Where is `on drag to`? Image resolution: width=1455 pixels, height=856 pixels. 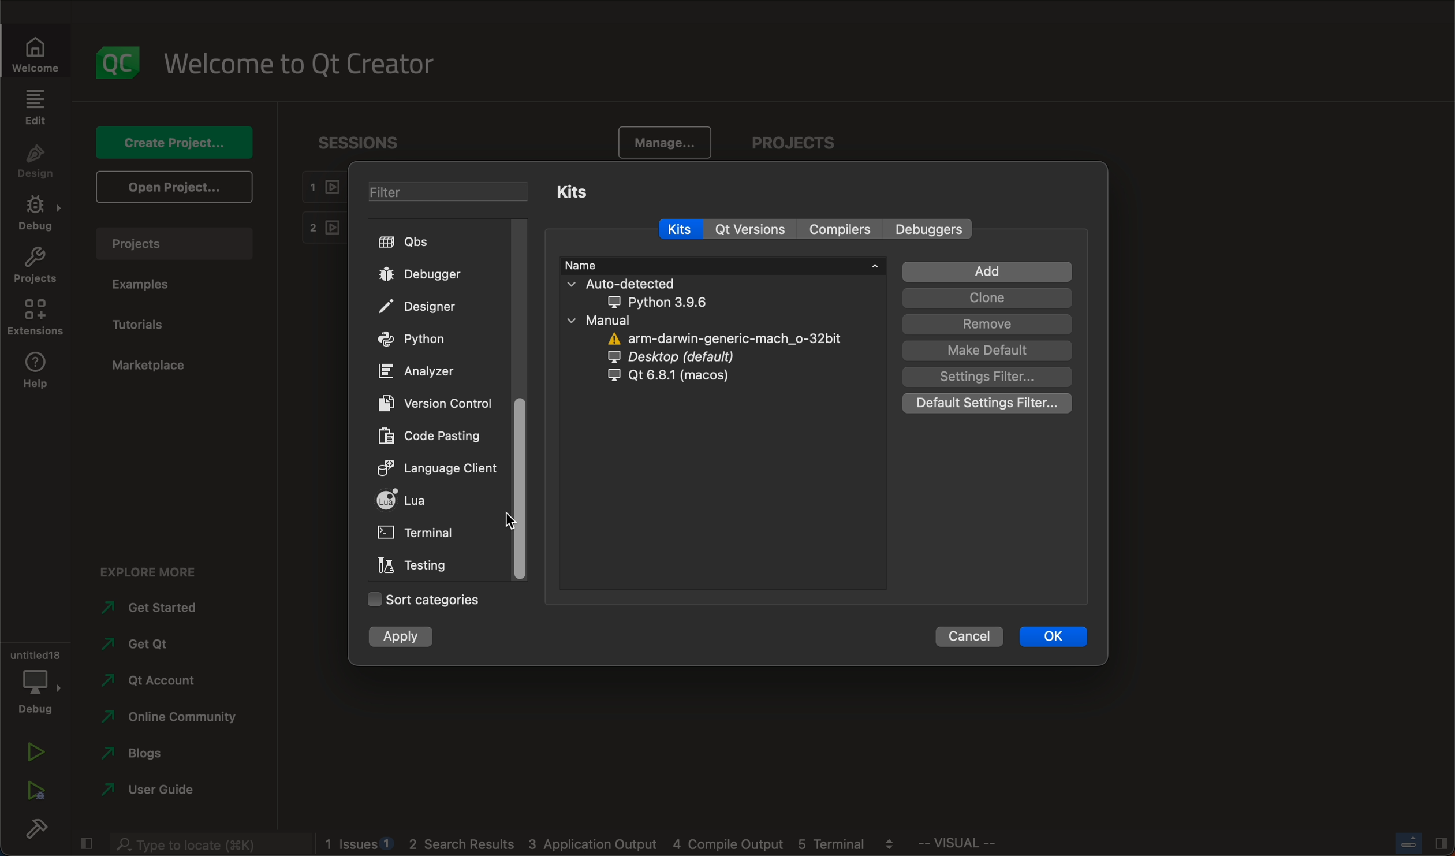 on drag to is located at coordinates (518, 522).